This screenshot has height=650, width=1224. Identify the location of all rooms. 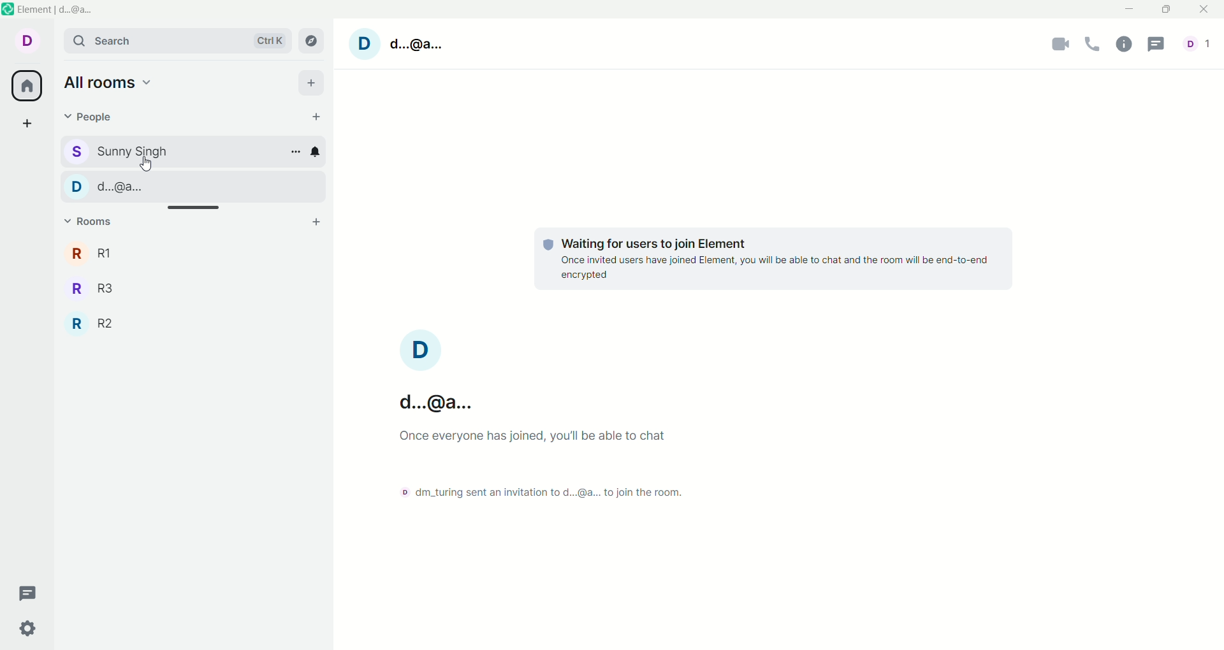
(106, 80).